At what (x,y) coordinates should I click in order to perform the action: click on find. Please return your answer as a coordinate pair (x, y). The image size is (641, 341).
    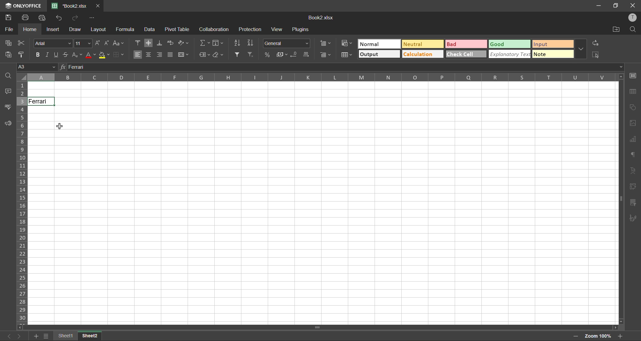
    Looking at the image, I should click on (8, 75).